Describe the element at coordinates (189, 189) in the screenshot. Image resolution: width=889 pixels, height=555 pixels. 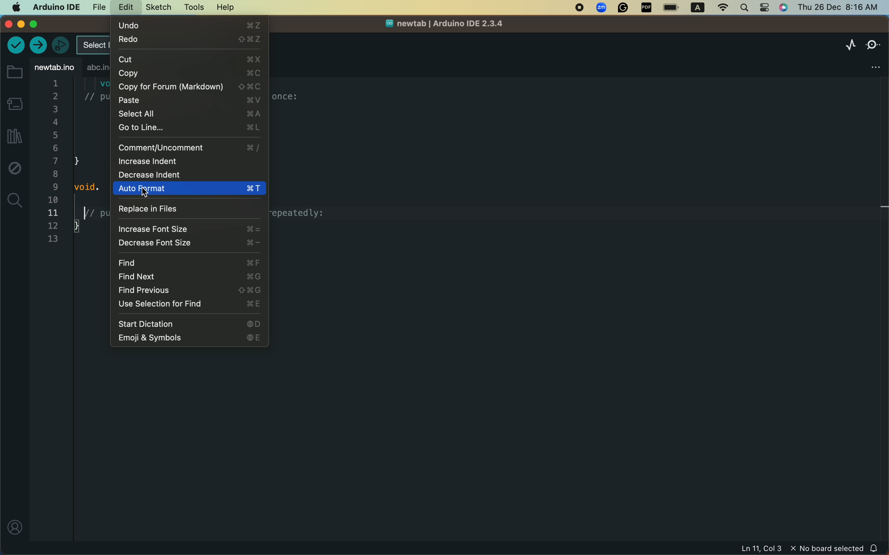
I see `auto format` at that location.